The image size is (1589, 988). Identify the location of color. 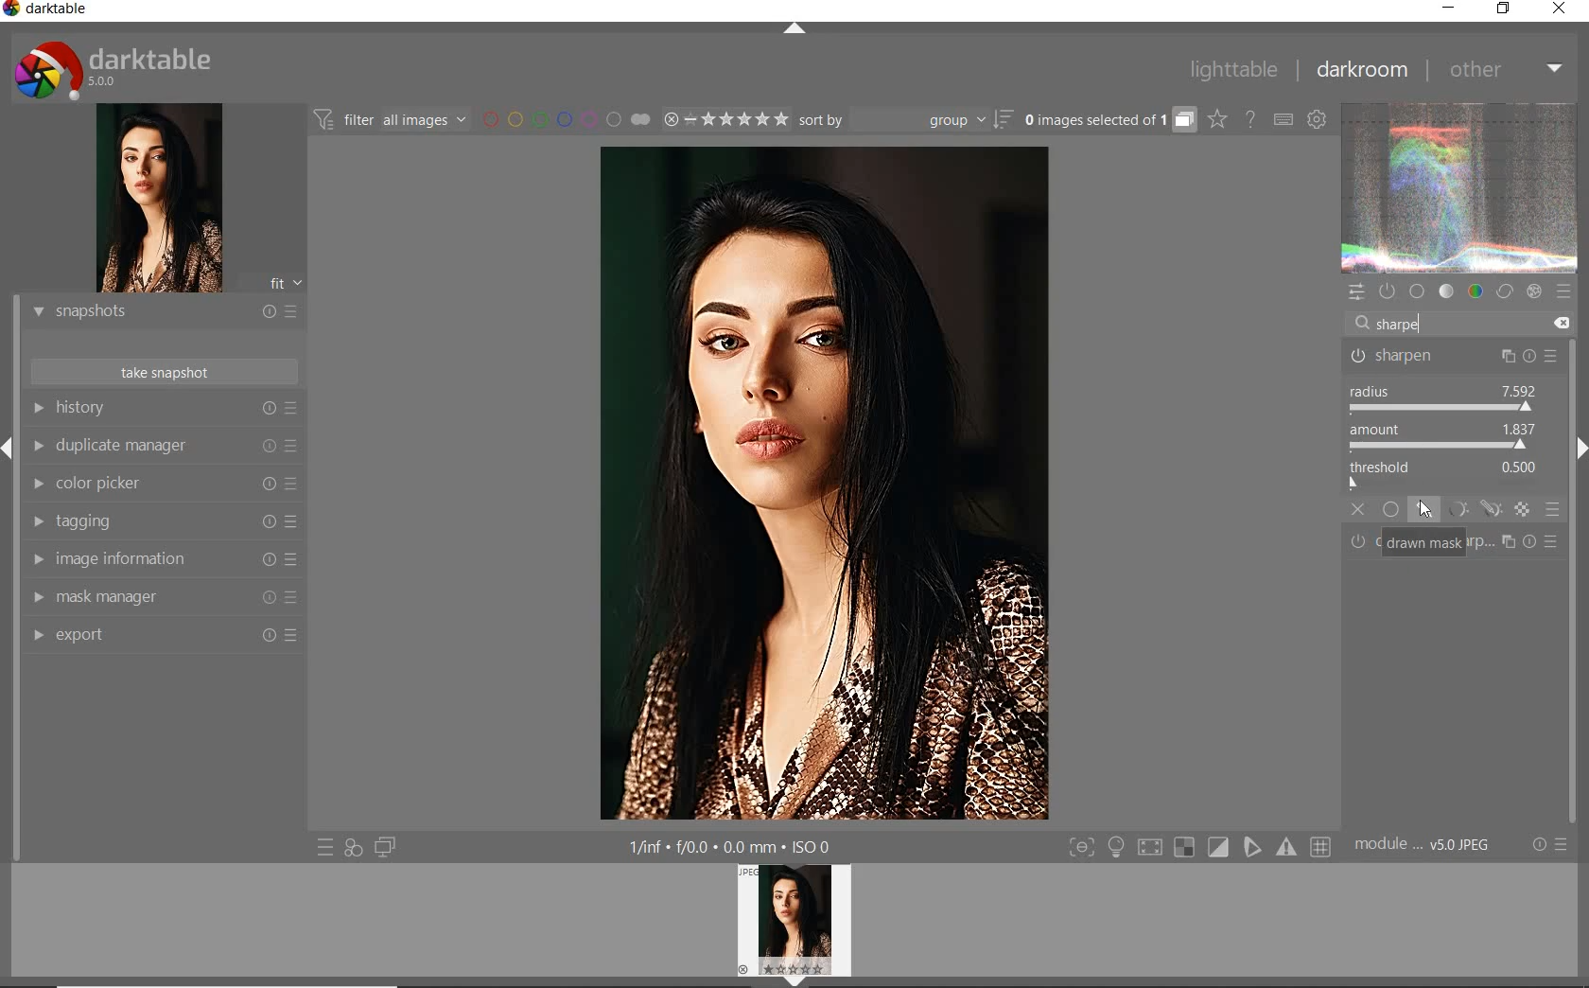
(1474, 292).